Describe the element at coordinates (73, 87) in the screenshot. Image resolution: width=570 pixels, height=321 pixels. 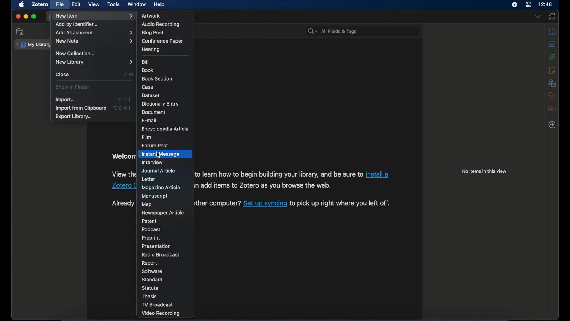
I see `show in finder` at that location.